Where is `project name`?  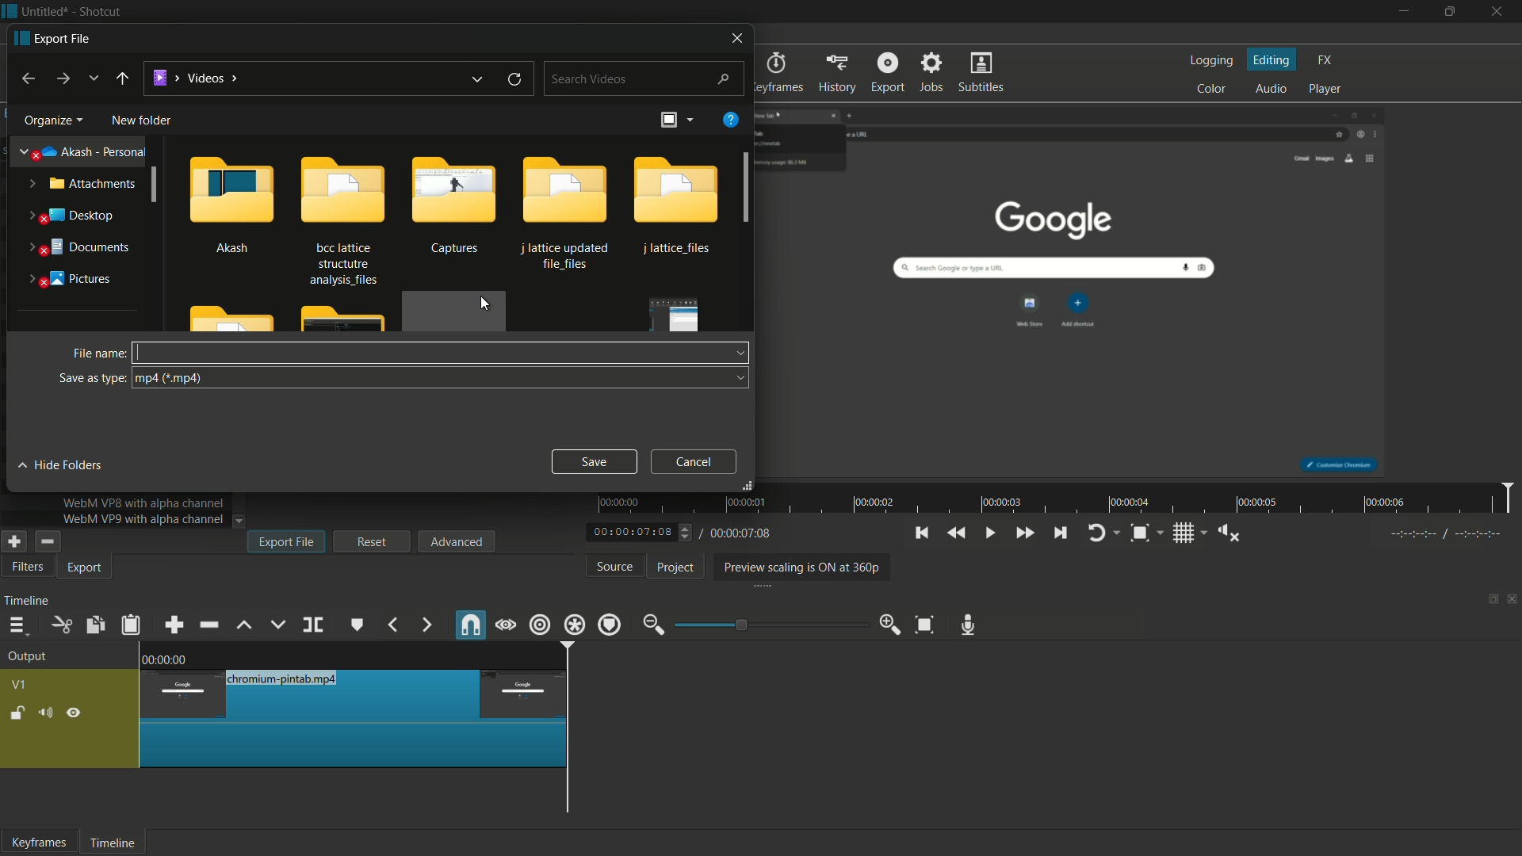 project name is located at coordinates (43, 12).